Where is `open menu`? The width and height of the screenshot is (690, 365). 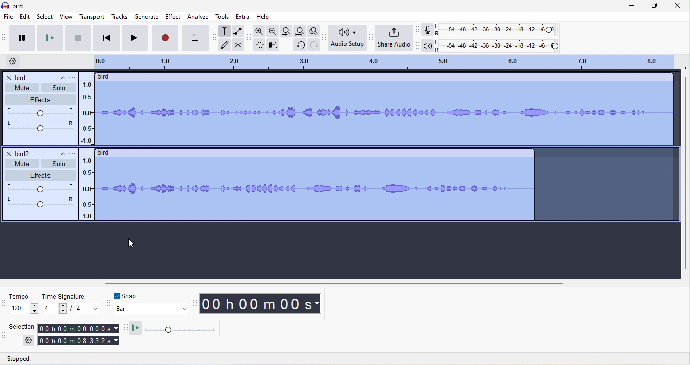 open menu is located at coordinates (72, 153).